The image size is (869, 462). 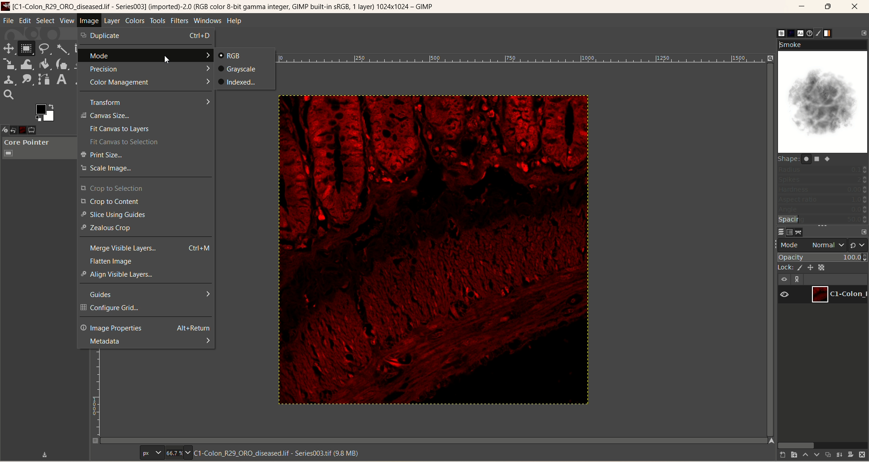 I want to click on configure this tab, so click(x=84, y=130).